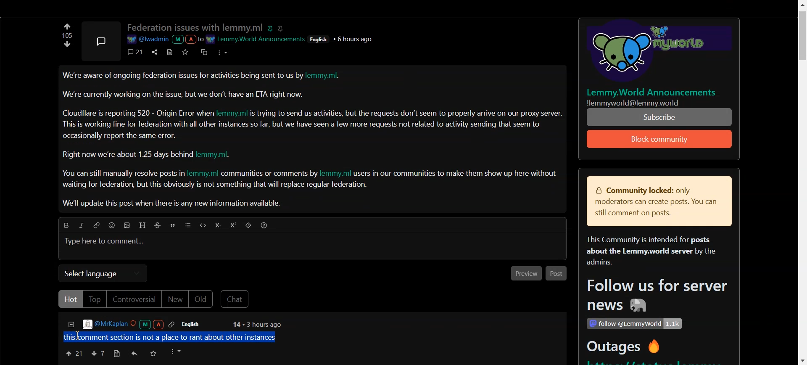  I want to click on lemmy.ml, so click(203, 174).